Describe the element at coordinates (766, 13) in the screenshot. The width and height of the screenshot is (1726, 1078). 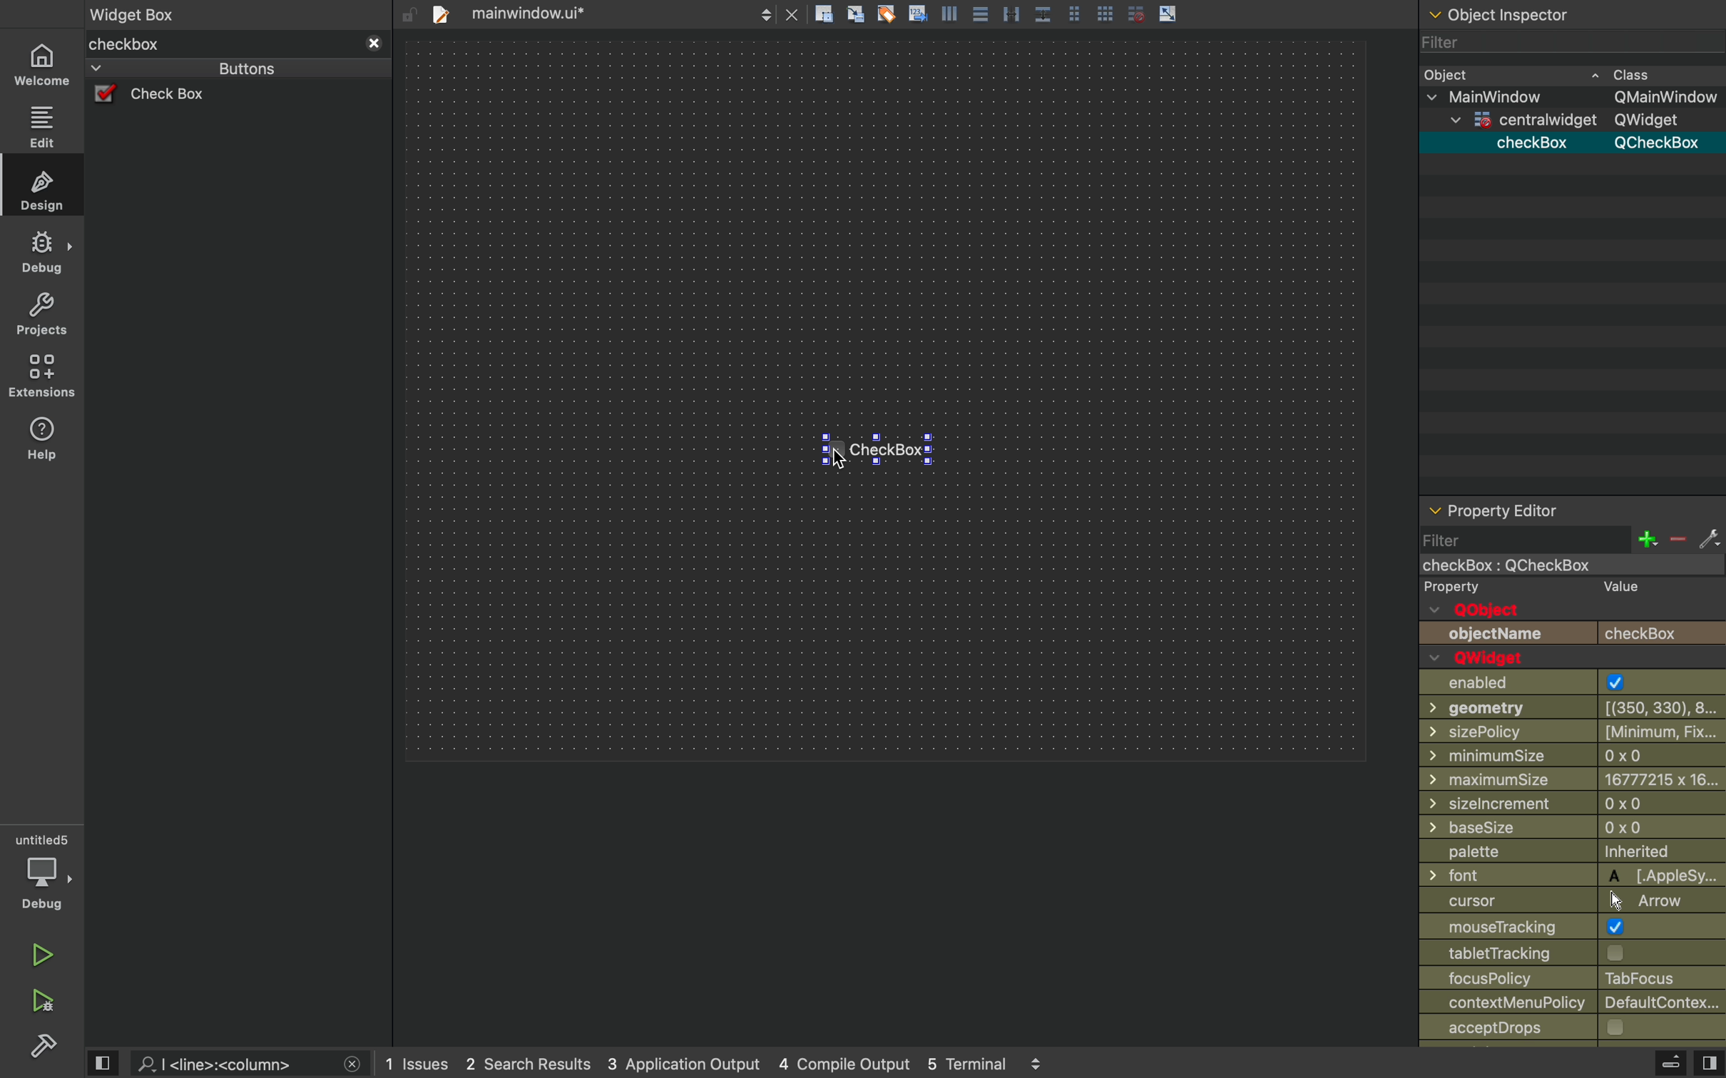
I see `next/back` at that location.